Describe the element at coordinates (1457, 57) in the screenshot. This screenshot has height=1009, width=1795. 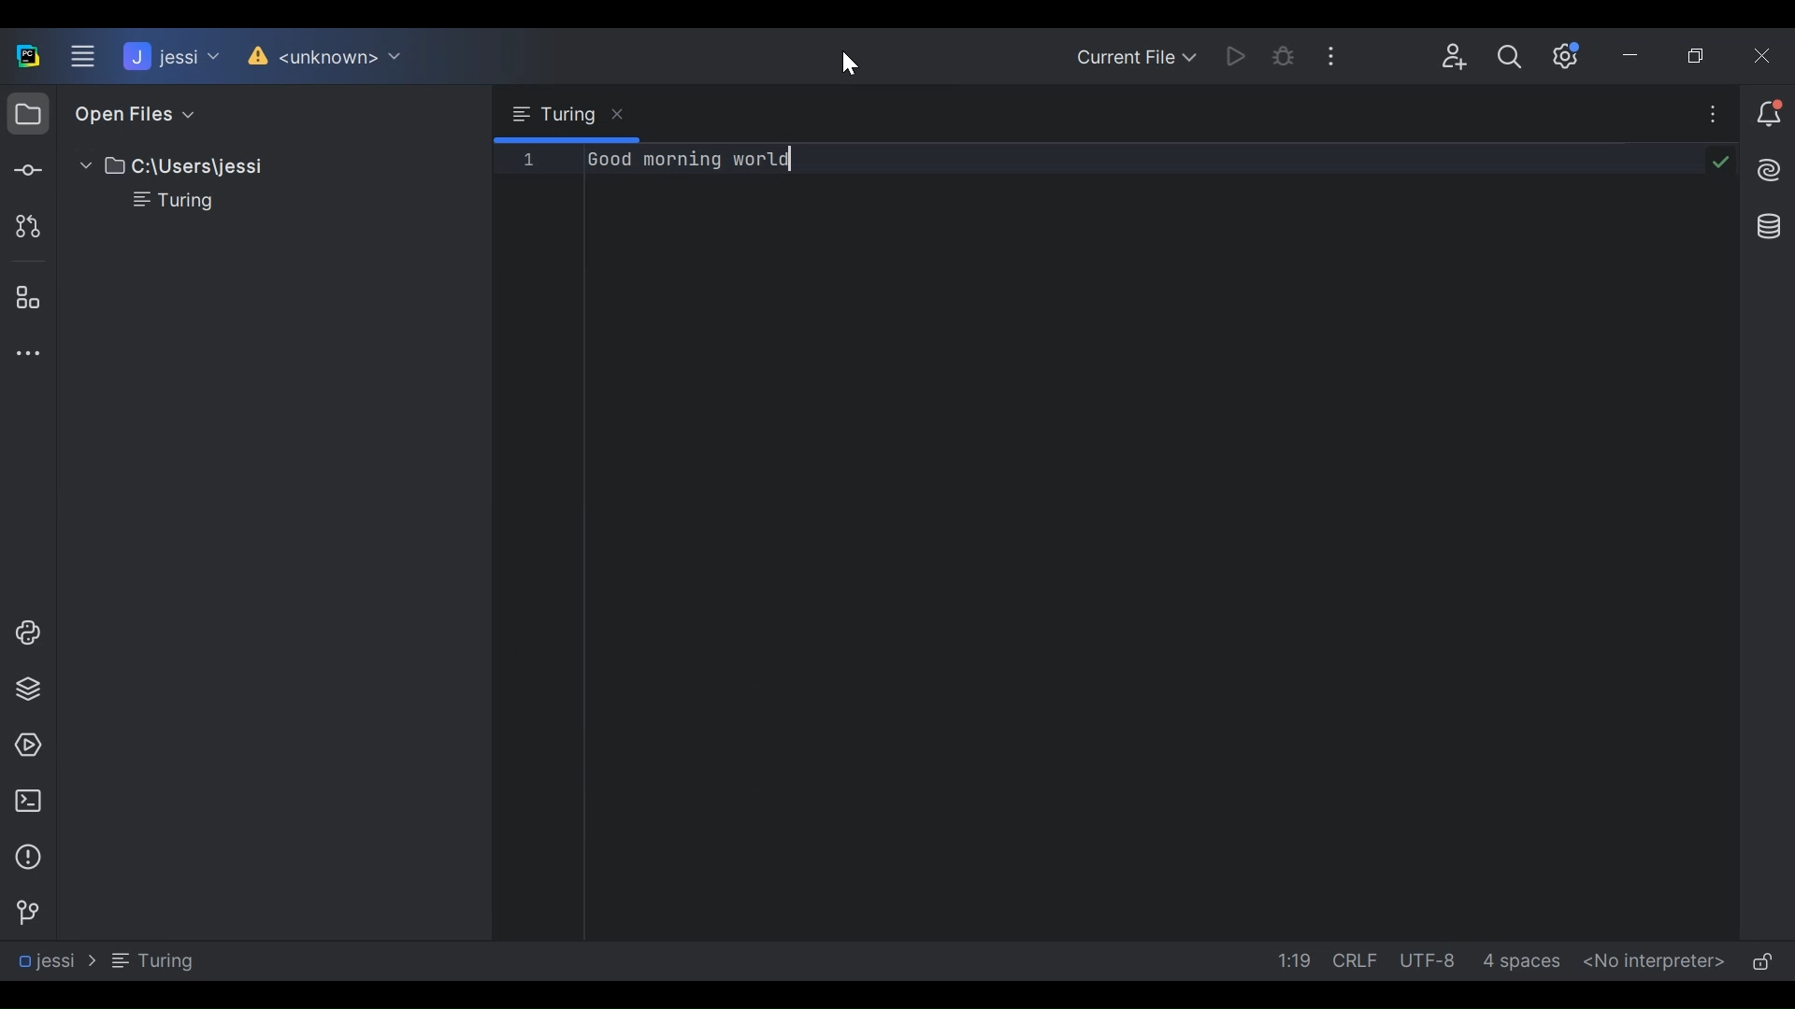
I see `Code With Me` at that location.